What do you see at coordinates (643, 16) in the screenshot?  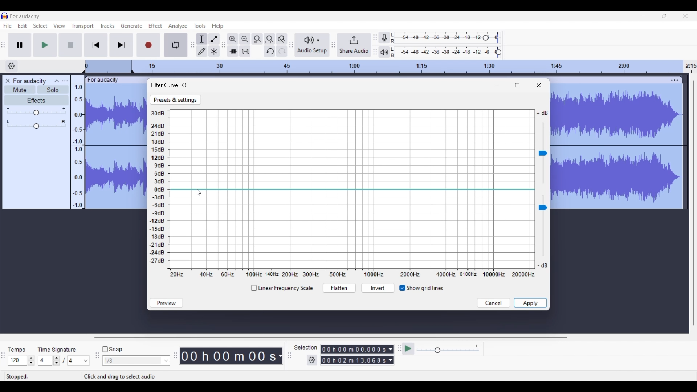 I see `Minimize` at bounding box center [643, 16].